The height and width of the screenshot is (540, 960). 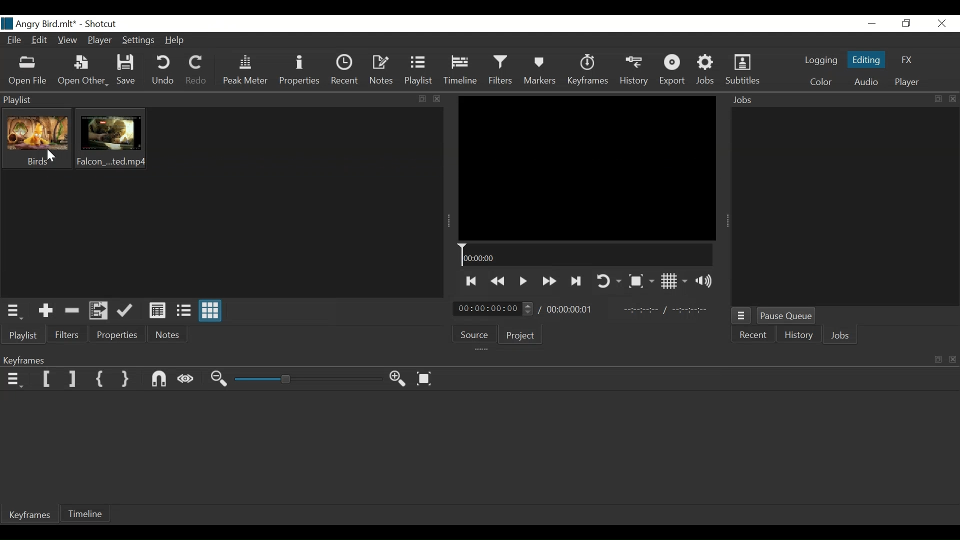 What do you see at coordinates (742, 70) in the screenshot?
I see `Subtitles` at bounding box center [742, 70].